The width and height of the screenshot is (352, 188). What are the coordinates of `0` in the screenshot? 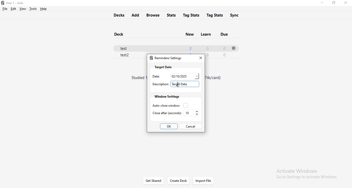 It's located at (224, 49).